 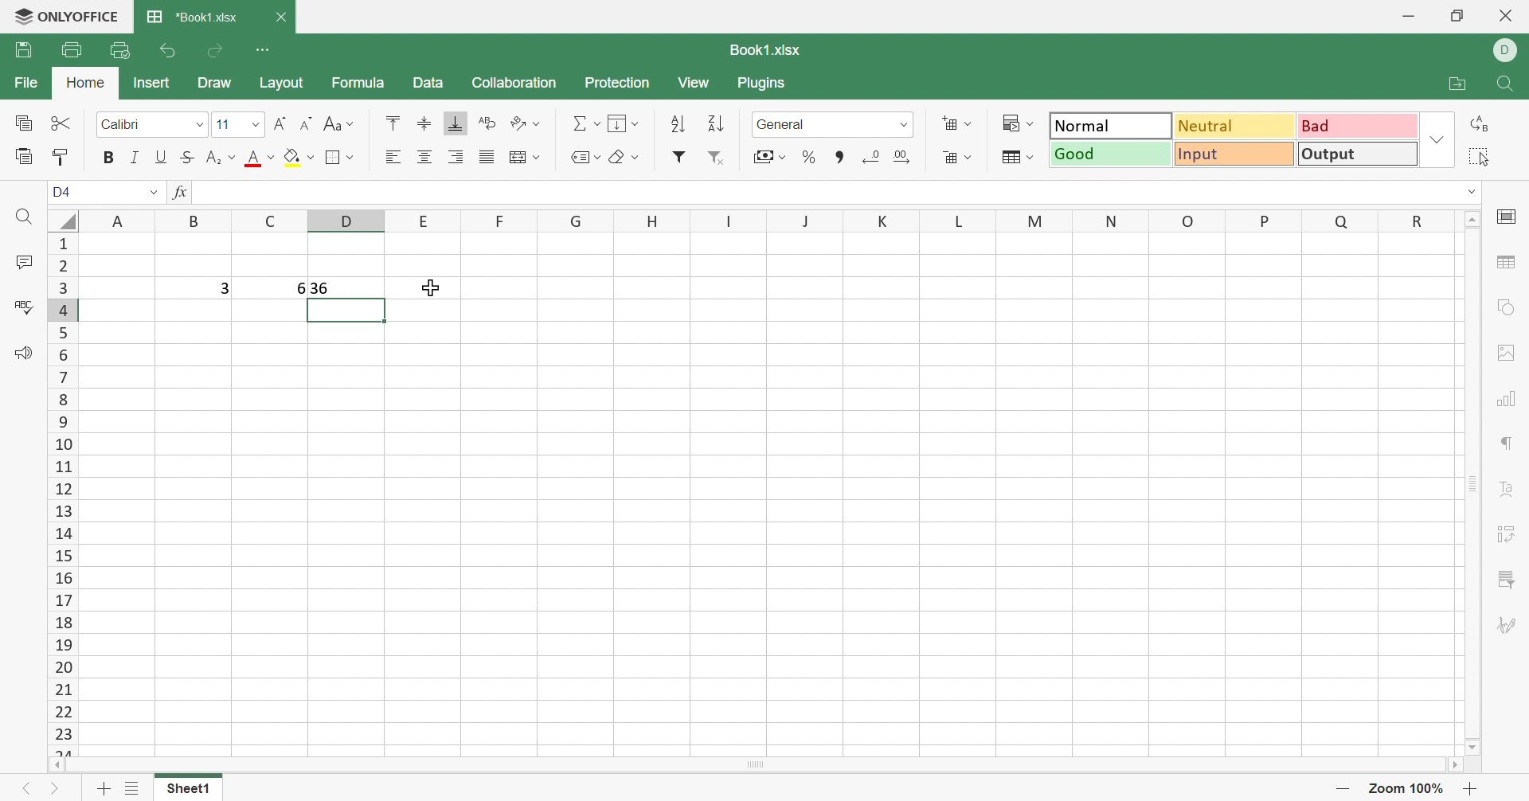 What do you see at coordinates (280, 17) in the screenshot?
I see `Close` at bounding box center [280, 17].